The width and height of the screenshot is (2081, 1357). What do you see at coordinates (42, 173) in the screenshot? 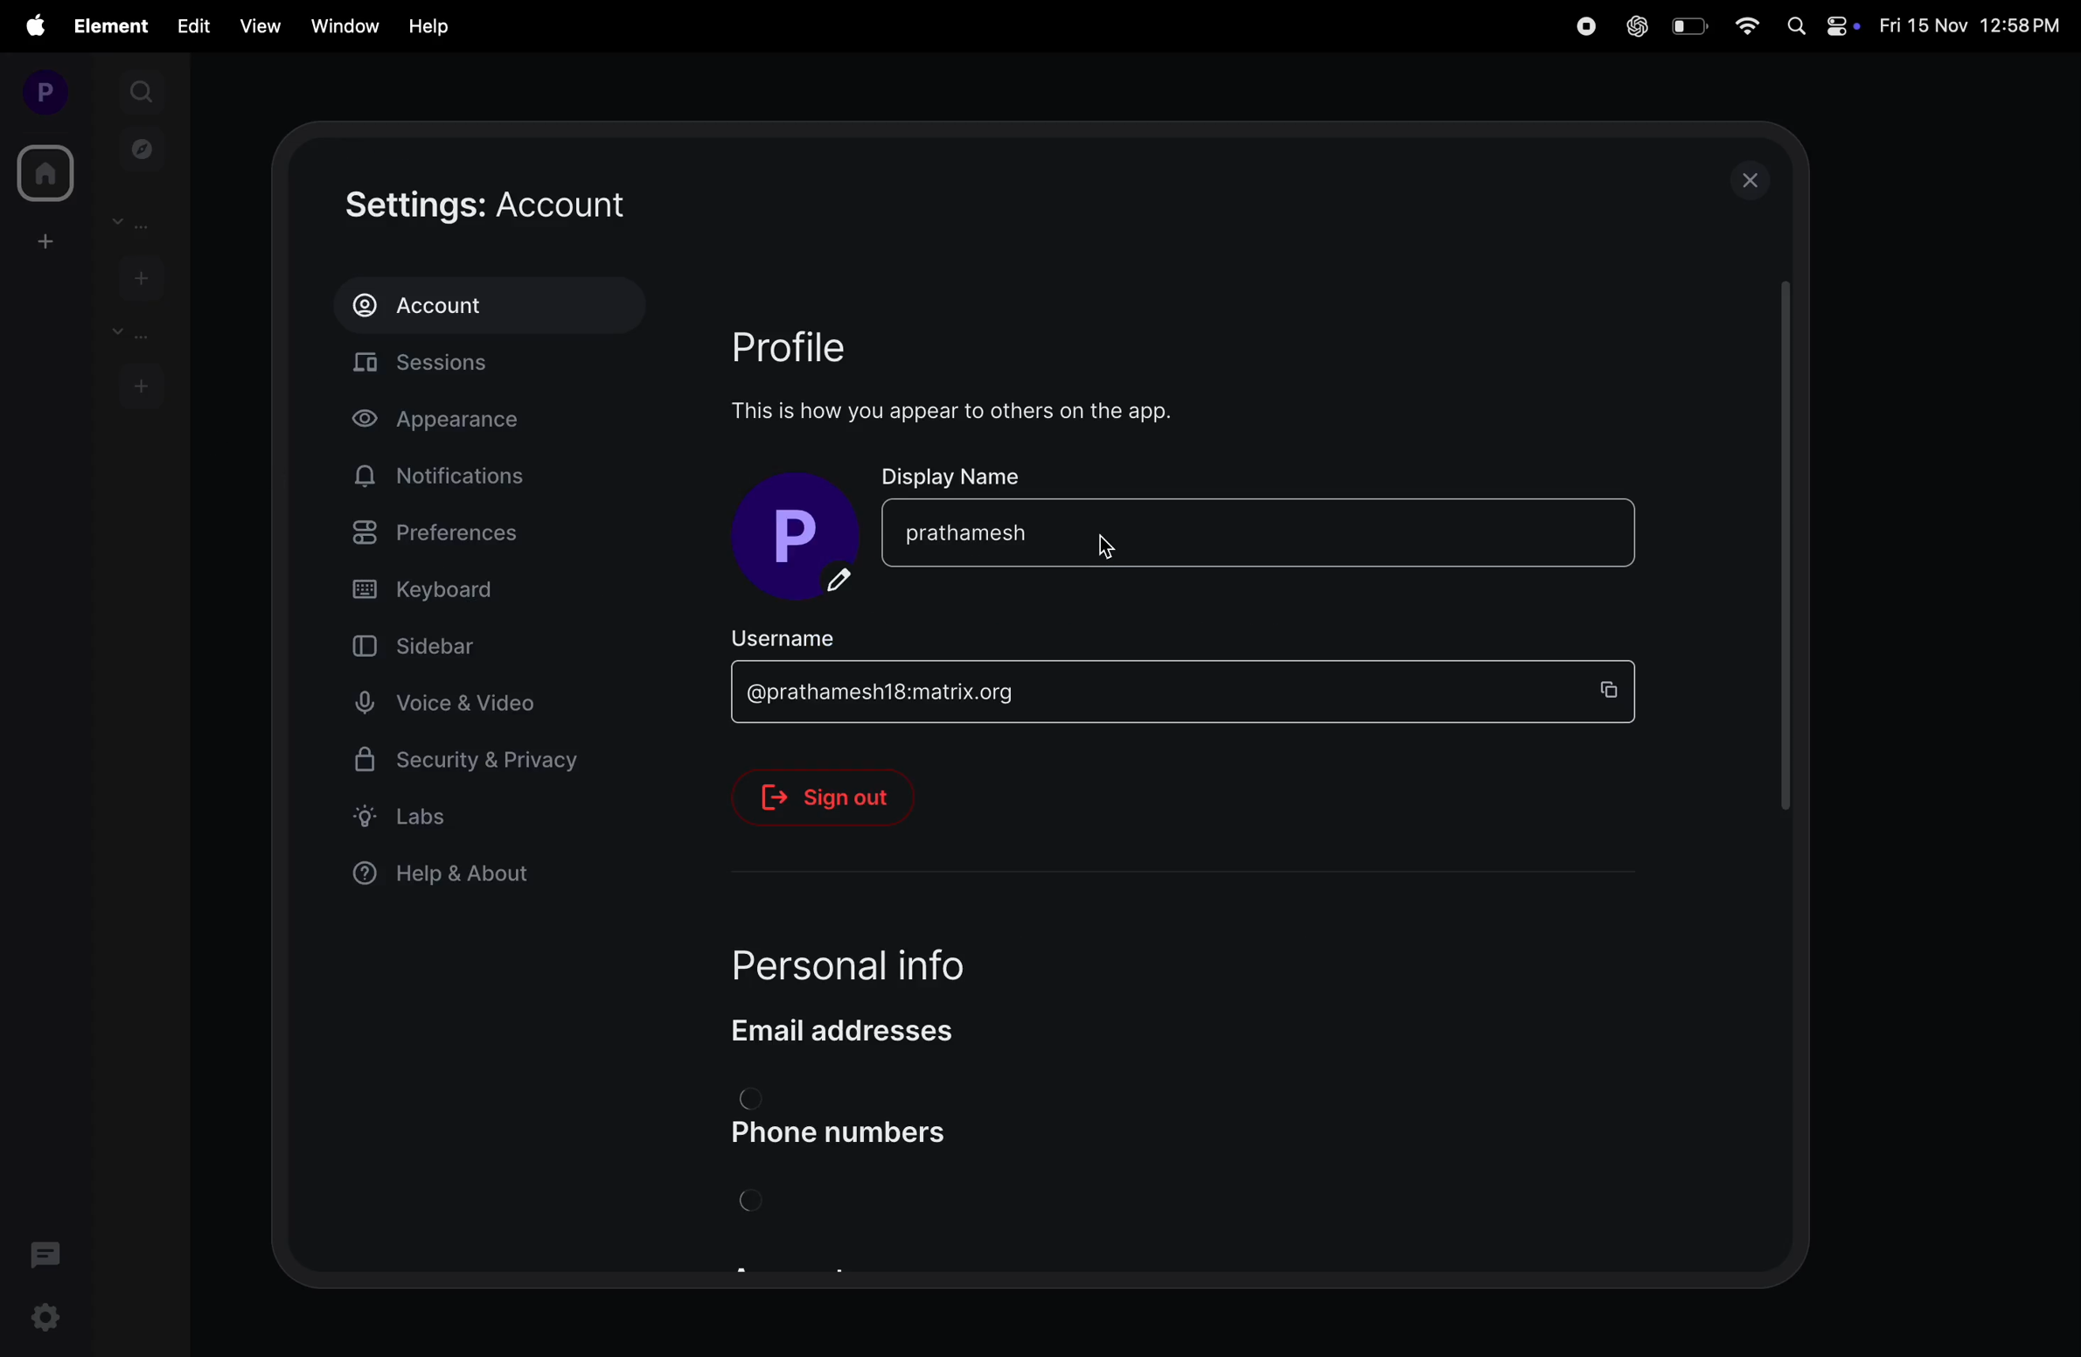
I see `home` at bounding box center [42, 173].